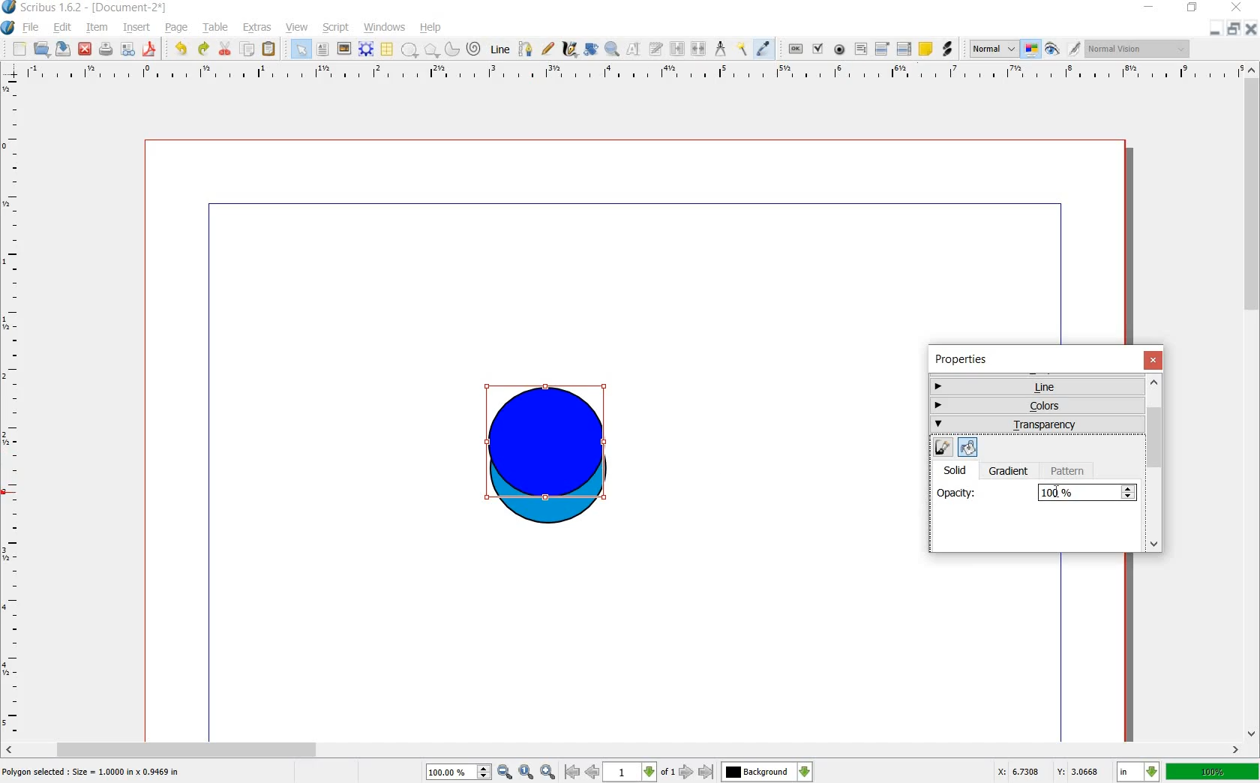  I want to click on save, so click(63, 49).